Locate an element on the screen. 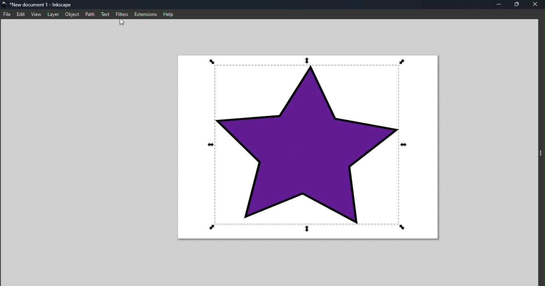  Text is located at coordinates (104, 14).